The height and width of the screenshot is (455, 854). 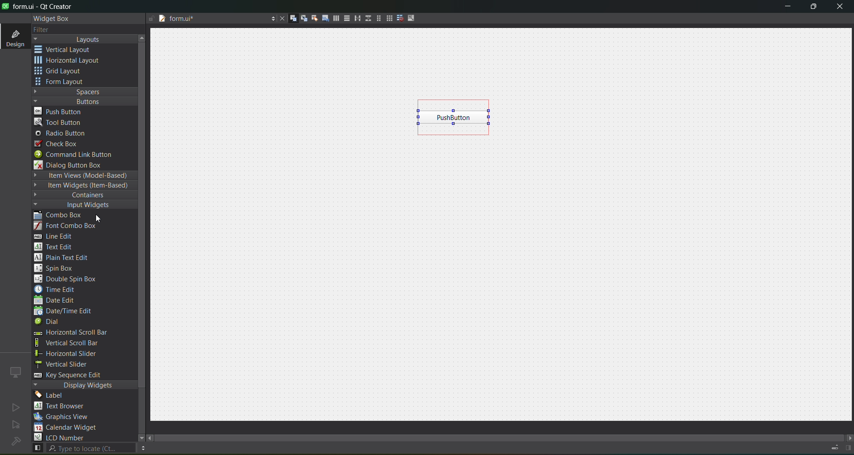 I want to click on search, so click(x=83, y=448).